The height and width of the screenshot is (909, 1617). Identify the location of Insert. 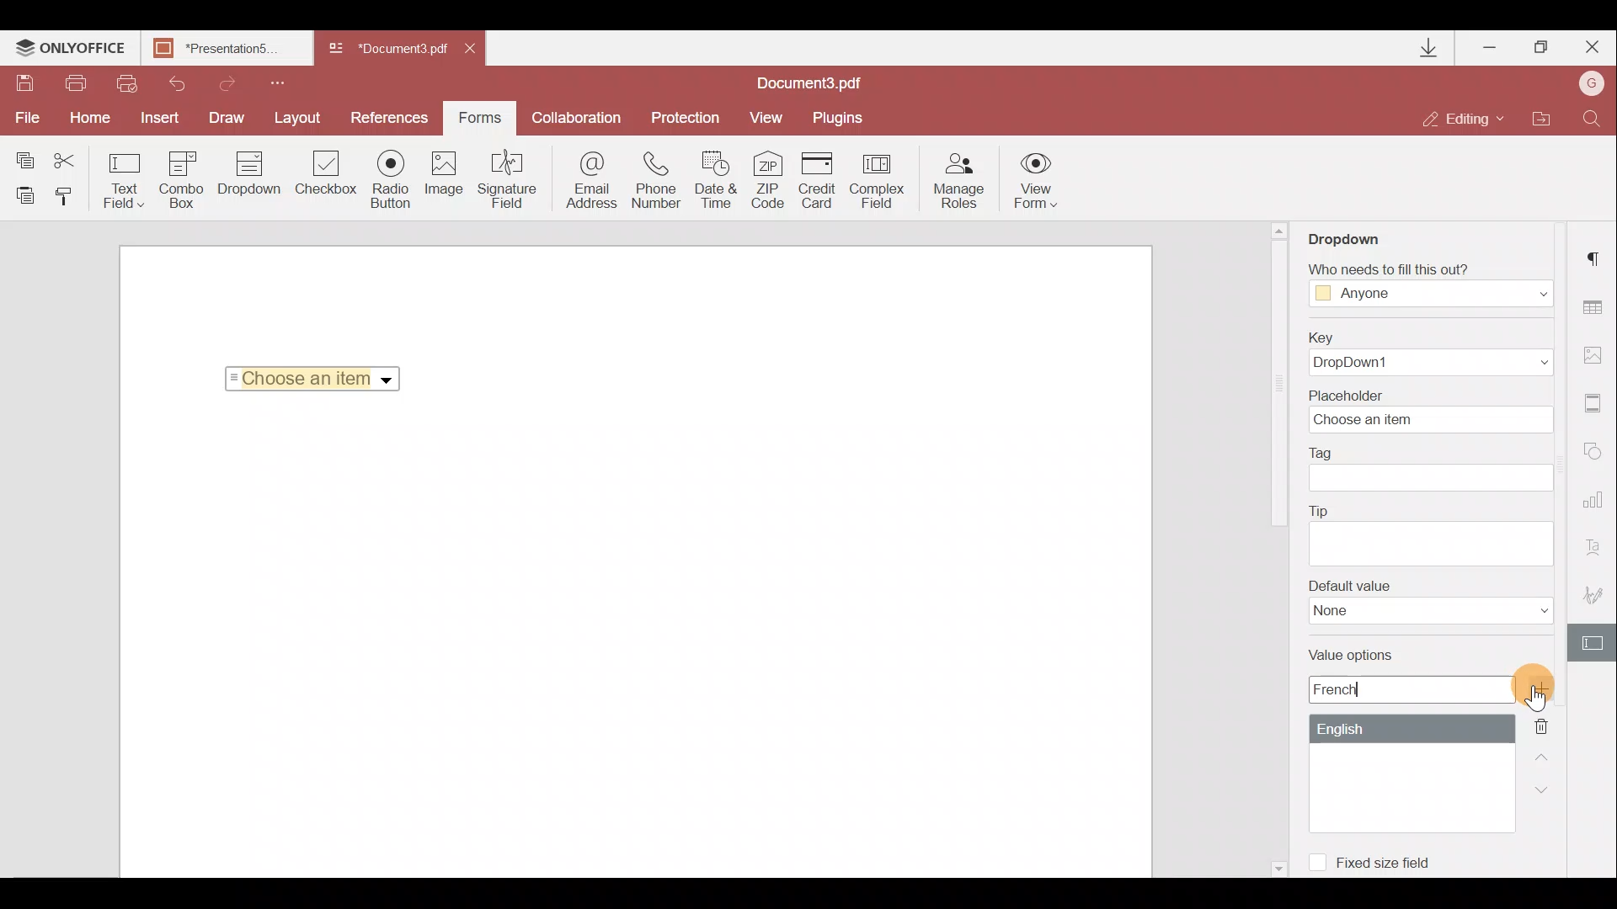
(156, 114).